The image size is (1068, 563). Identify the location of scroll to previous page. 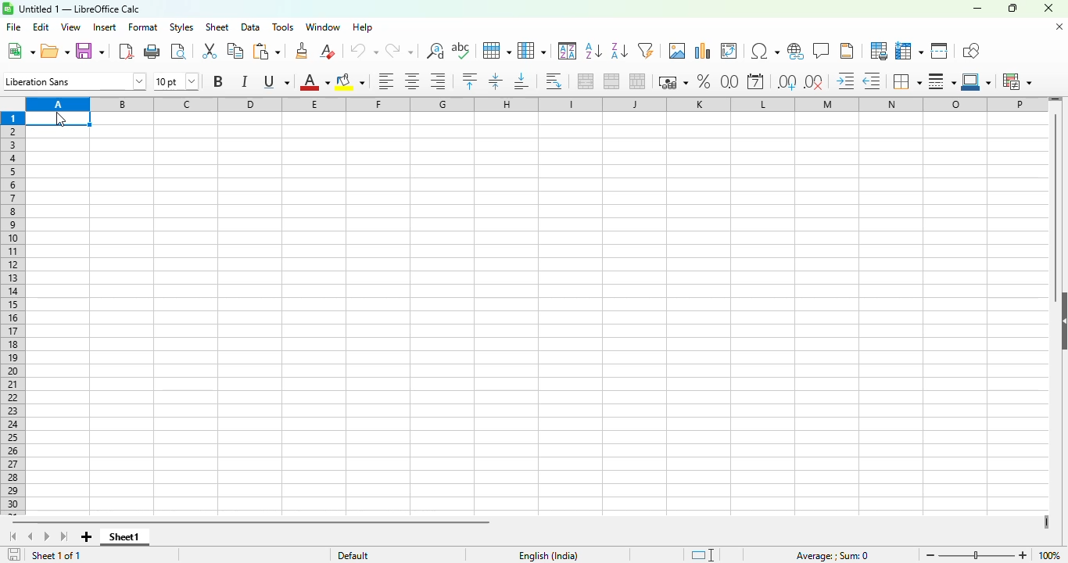
(30, 536).